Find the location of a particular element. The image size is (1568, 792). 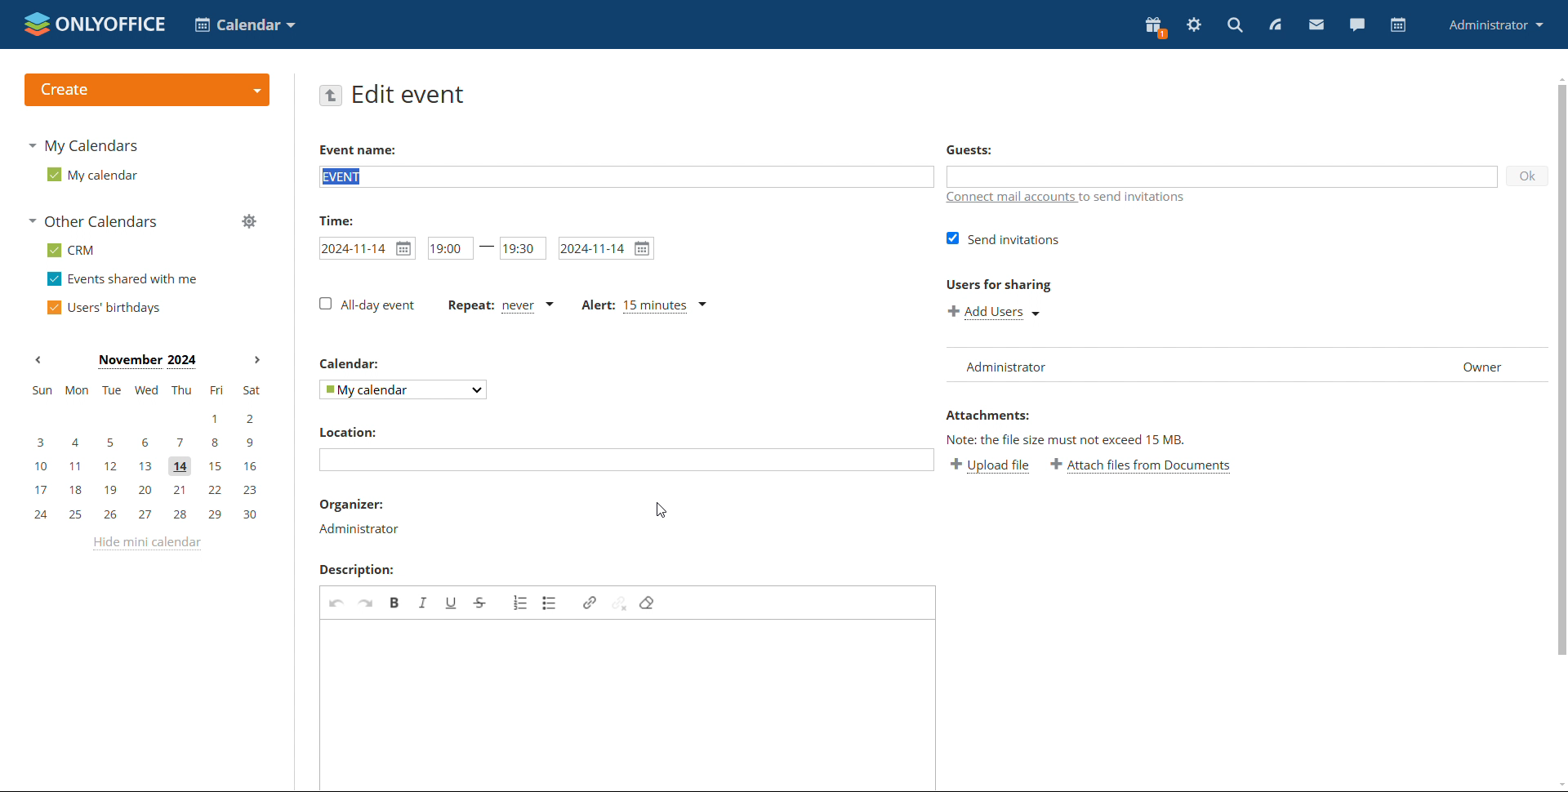

previous month is located at coordinates (38, 360).